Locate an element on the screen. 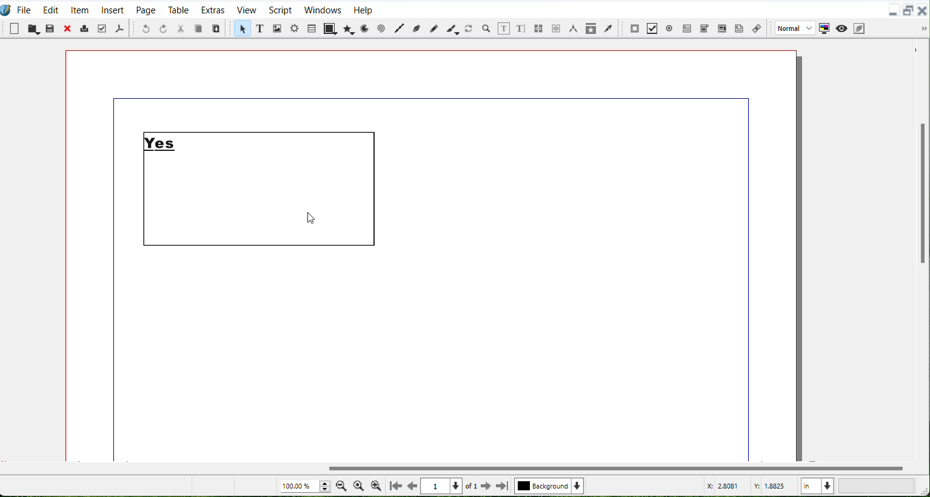 The width and height of the screenshot is (930, 497). Table is located at coordinates (312, 28).